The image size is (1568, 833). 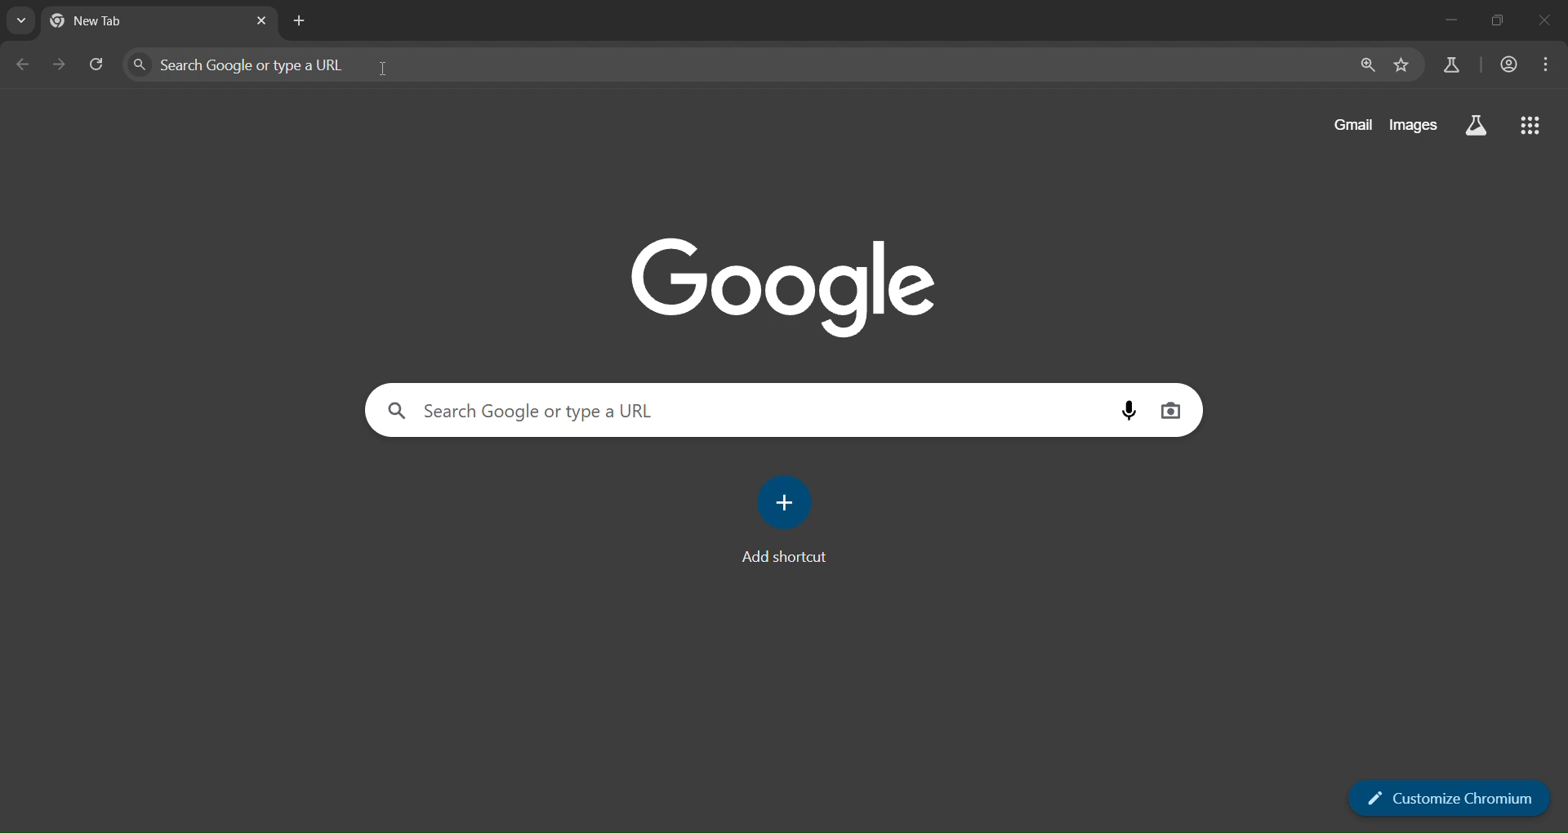 What do you see at coordinates (386, 71) in the screenshot?
I see `cursor` at bounding box center [386, 71].